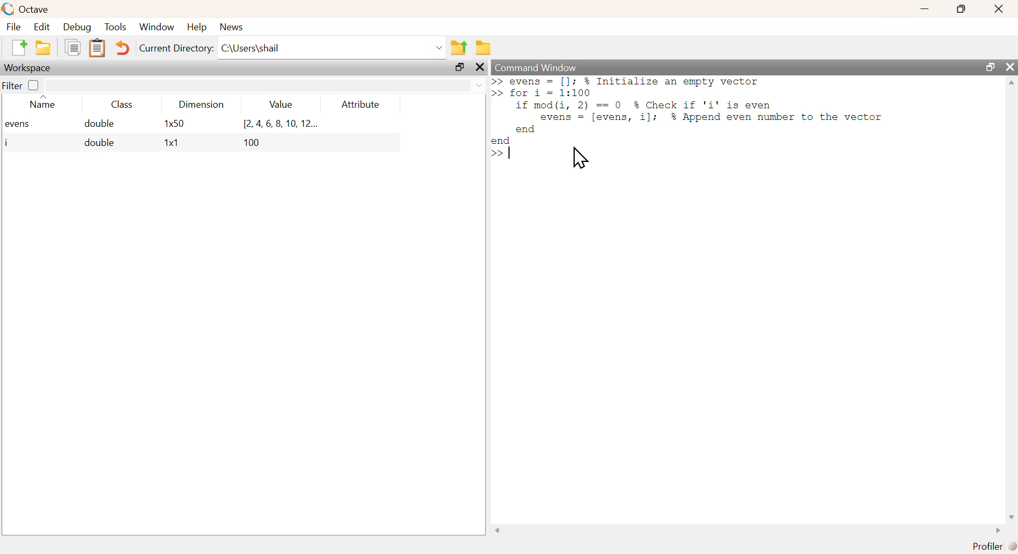 The width and height of the screenshot is (1018, 554). I want to click on filter, so click(266, 85).